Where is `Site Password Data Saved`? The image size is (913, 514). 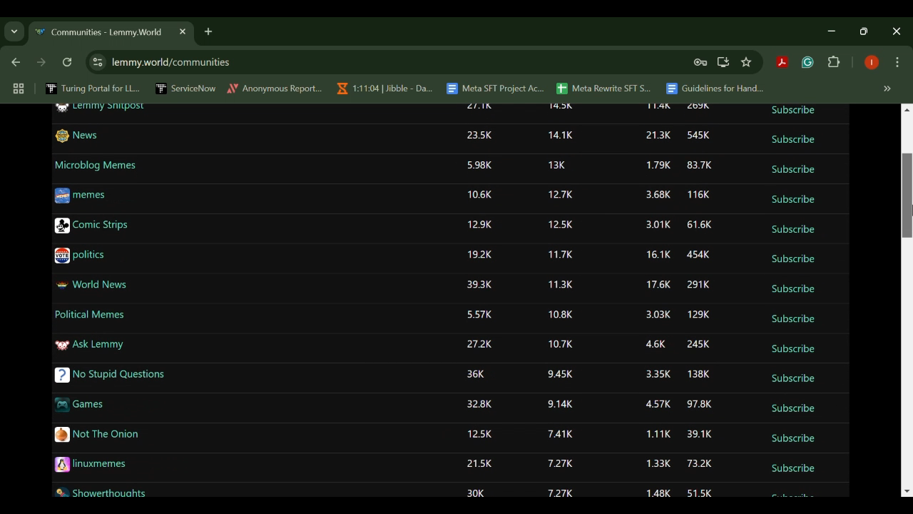 Site Password Data Saved is located at coordinates (700, 63).